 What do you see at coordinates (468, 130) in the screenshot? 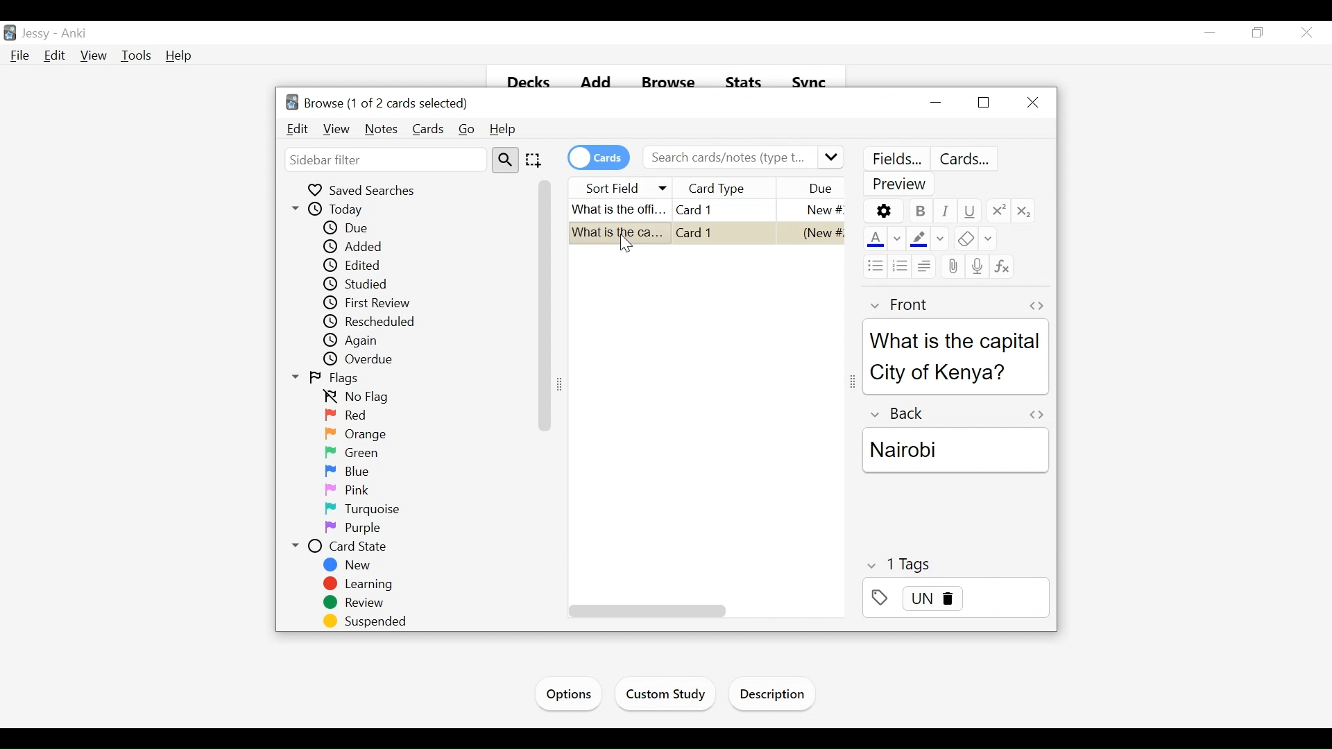
I see `Go` at bounding box center [468, 130].